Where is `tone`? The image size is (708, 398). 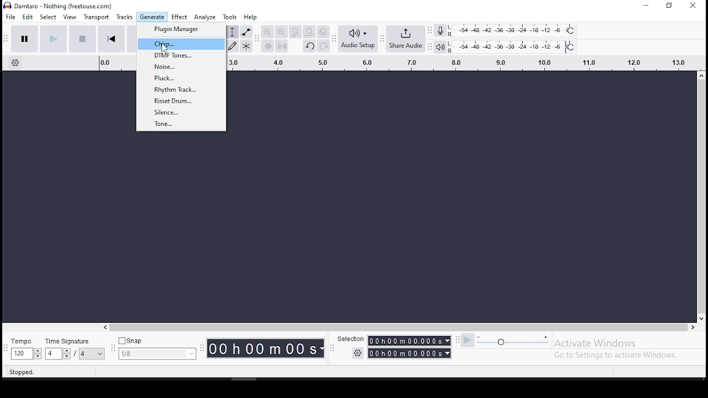
tone is located at coordinates (183, 123).